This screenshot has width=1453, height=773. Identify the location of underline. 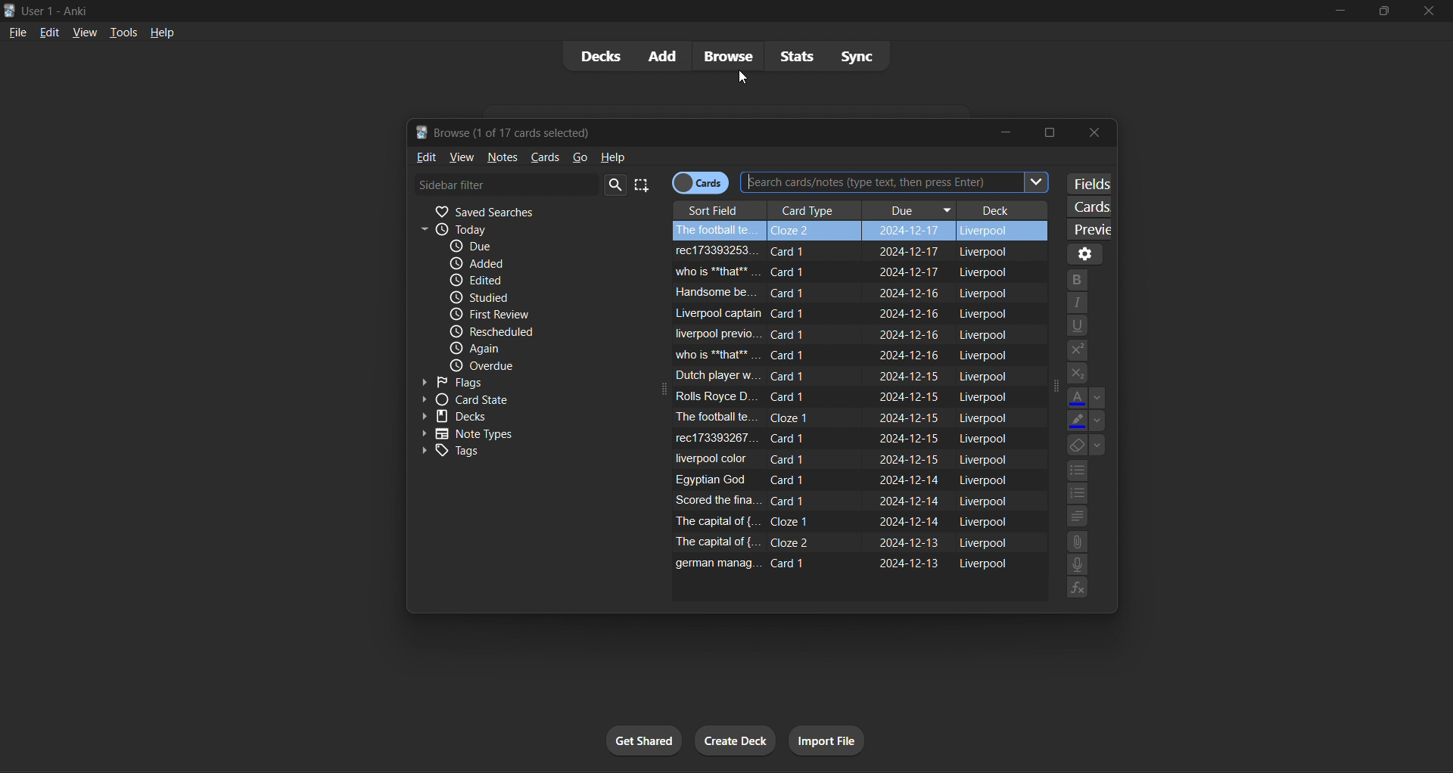
(1083, 324).